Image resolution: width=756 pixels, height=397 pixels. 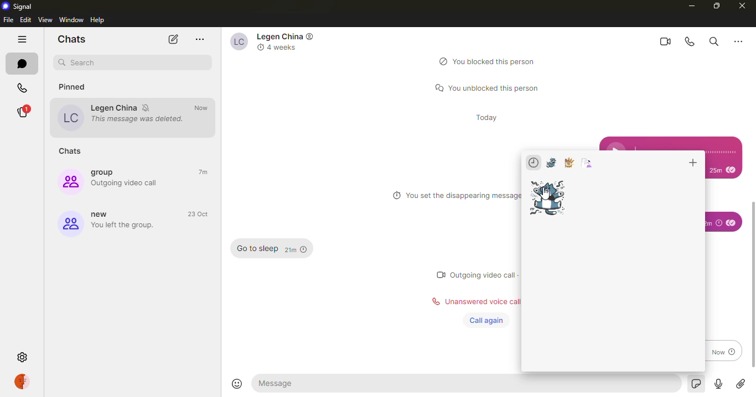 I want to click on This message was deleted., so click(x=139, y=119).